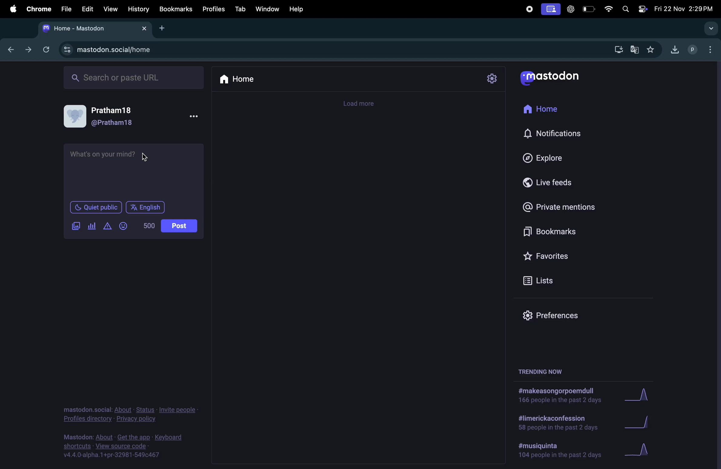 This screenshot has height=469, width=721. Describe the element at coordinates (561, 452) in the screenshot. I see `hashtags` at that location.